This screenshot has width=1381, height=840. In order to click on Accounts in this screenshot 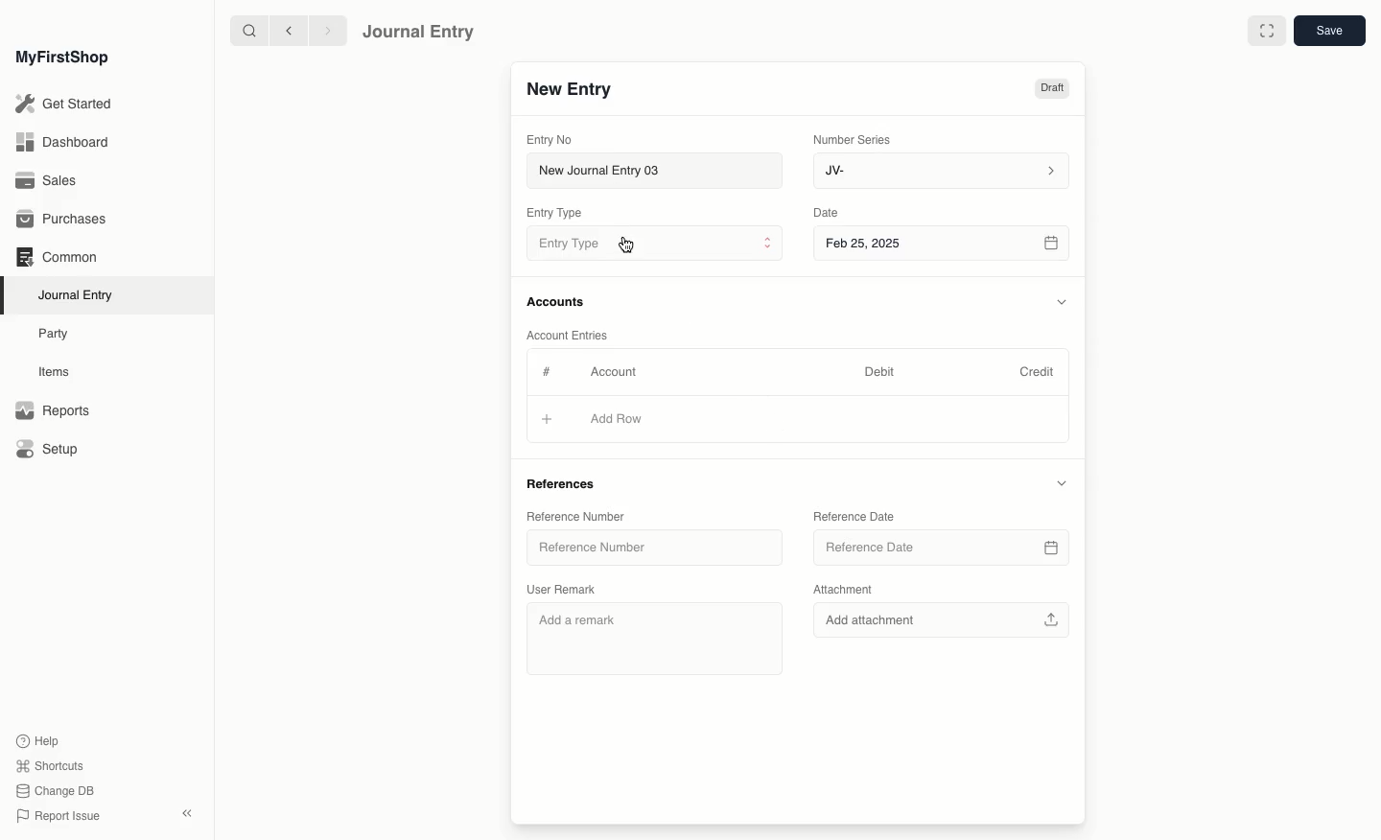, I will do `click(557, 302)`.